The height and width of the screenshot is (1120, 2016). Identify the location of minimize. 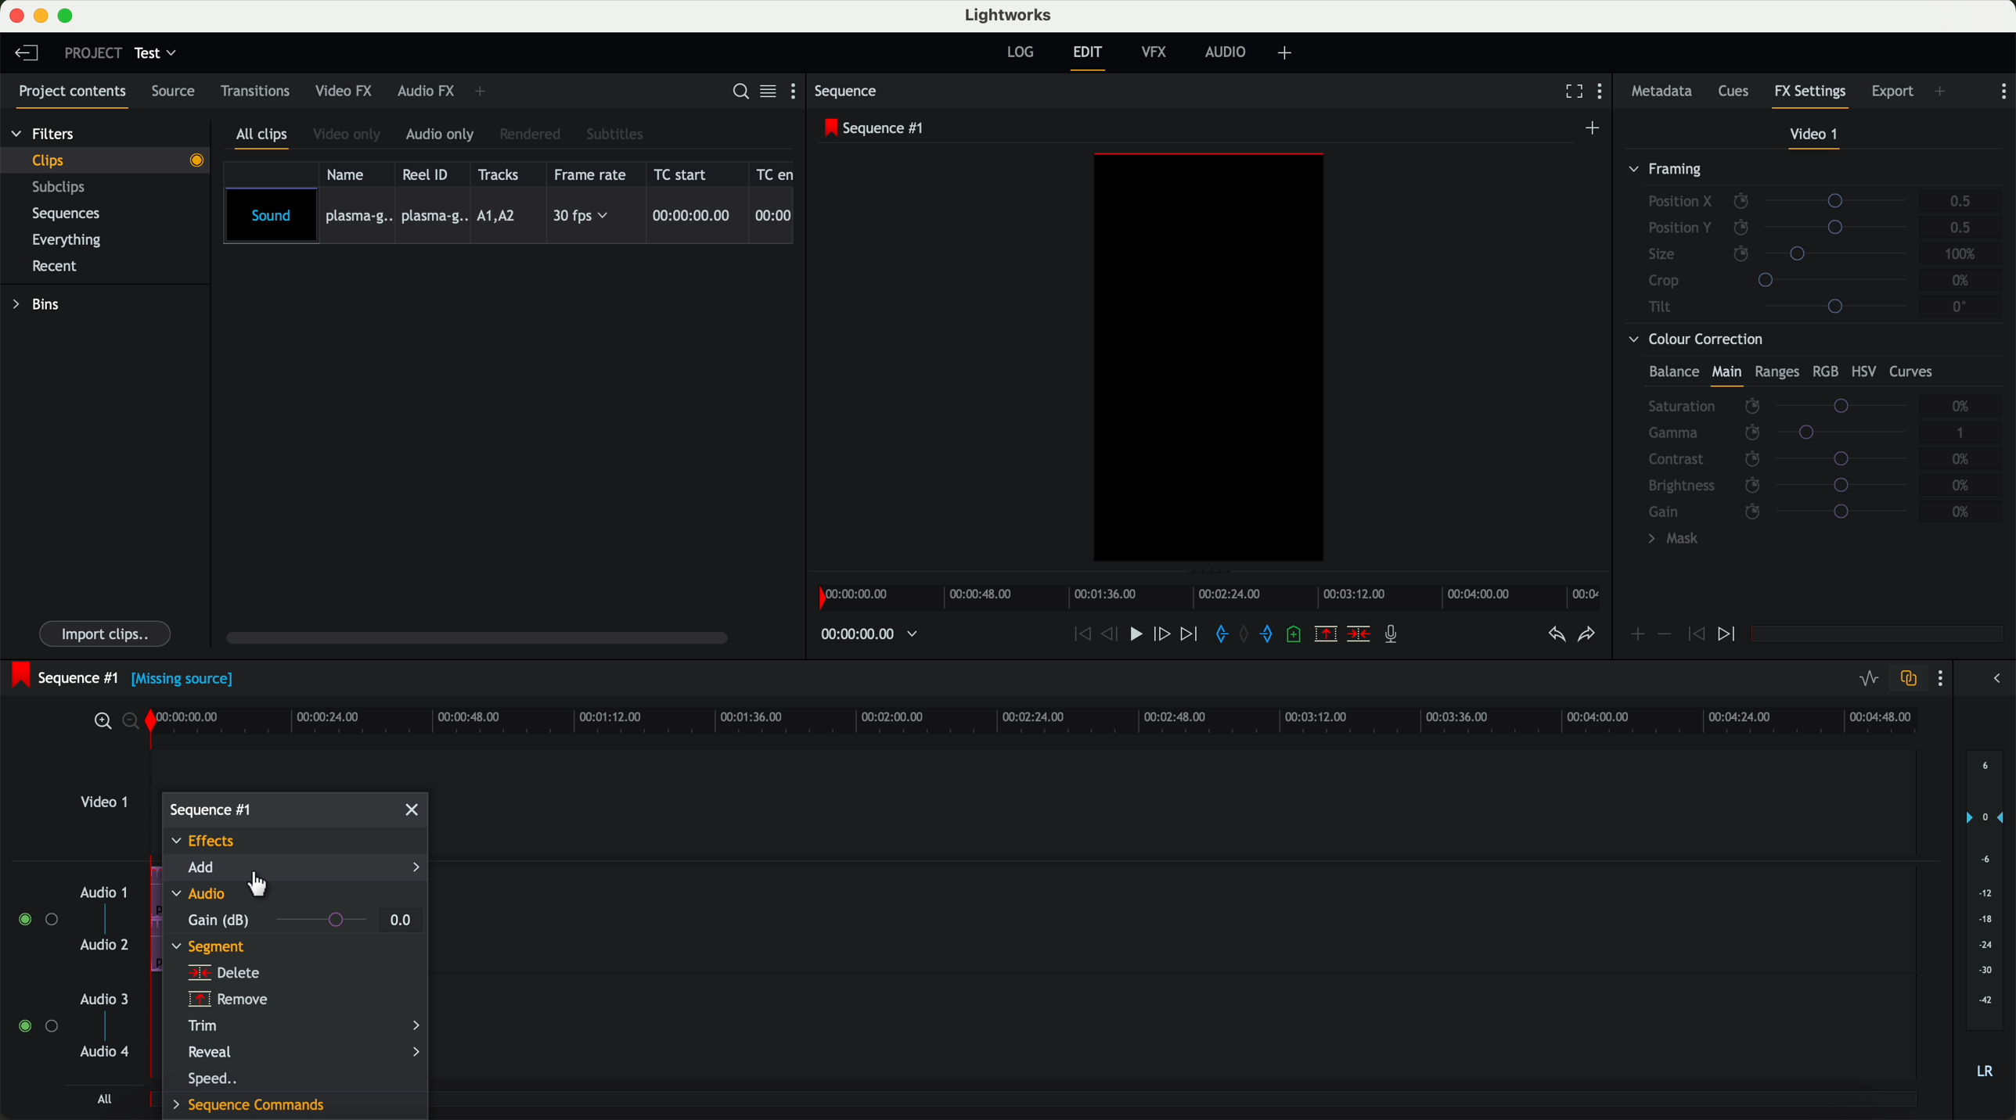
(41, 16).